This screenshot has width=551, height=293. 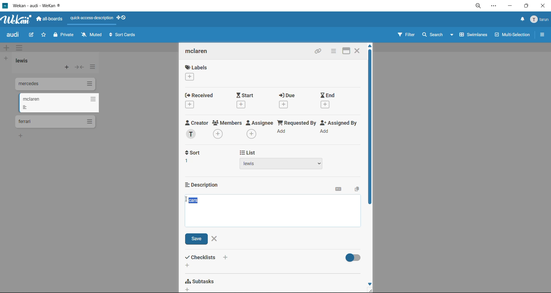 What do you see at coordinates (198, 130) in the screenshot?
I see `creator` at bounding box center [198, 130].